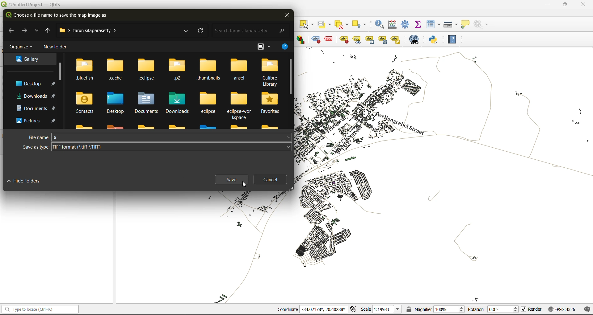 The height and width of the screenshot is (315, 593). What do you see at coordinates (178, 92) in the screenshot?
I see `folders` at bounding box center [178, 92].